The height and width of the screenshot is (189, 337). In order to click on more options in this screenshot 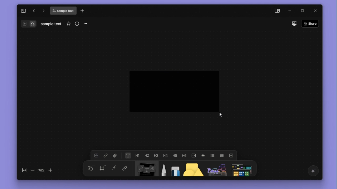, I will do `click(86, 24)`.